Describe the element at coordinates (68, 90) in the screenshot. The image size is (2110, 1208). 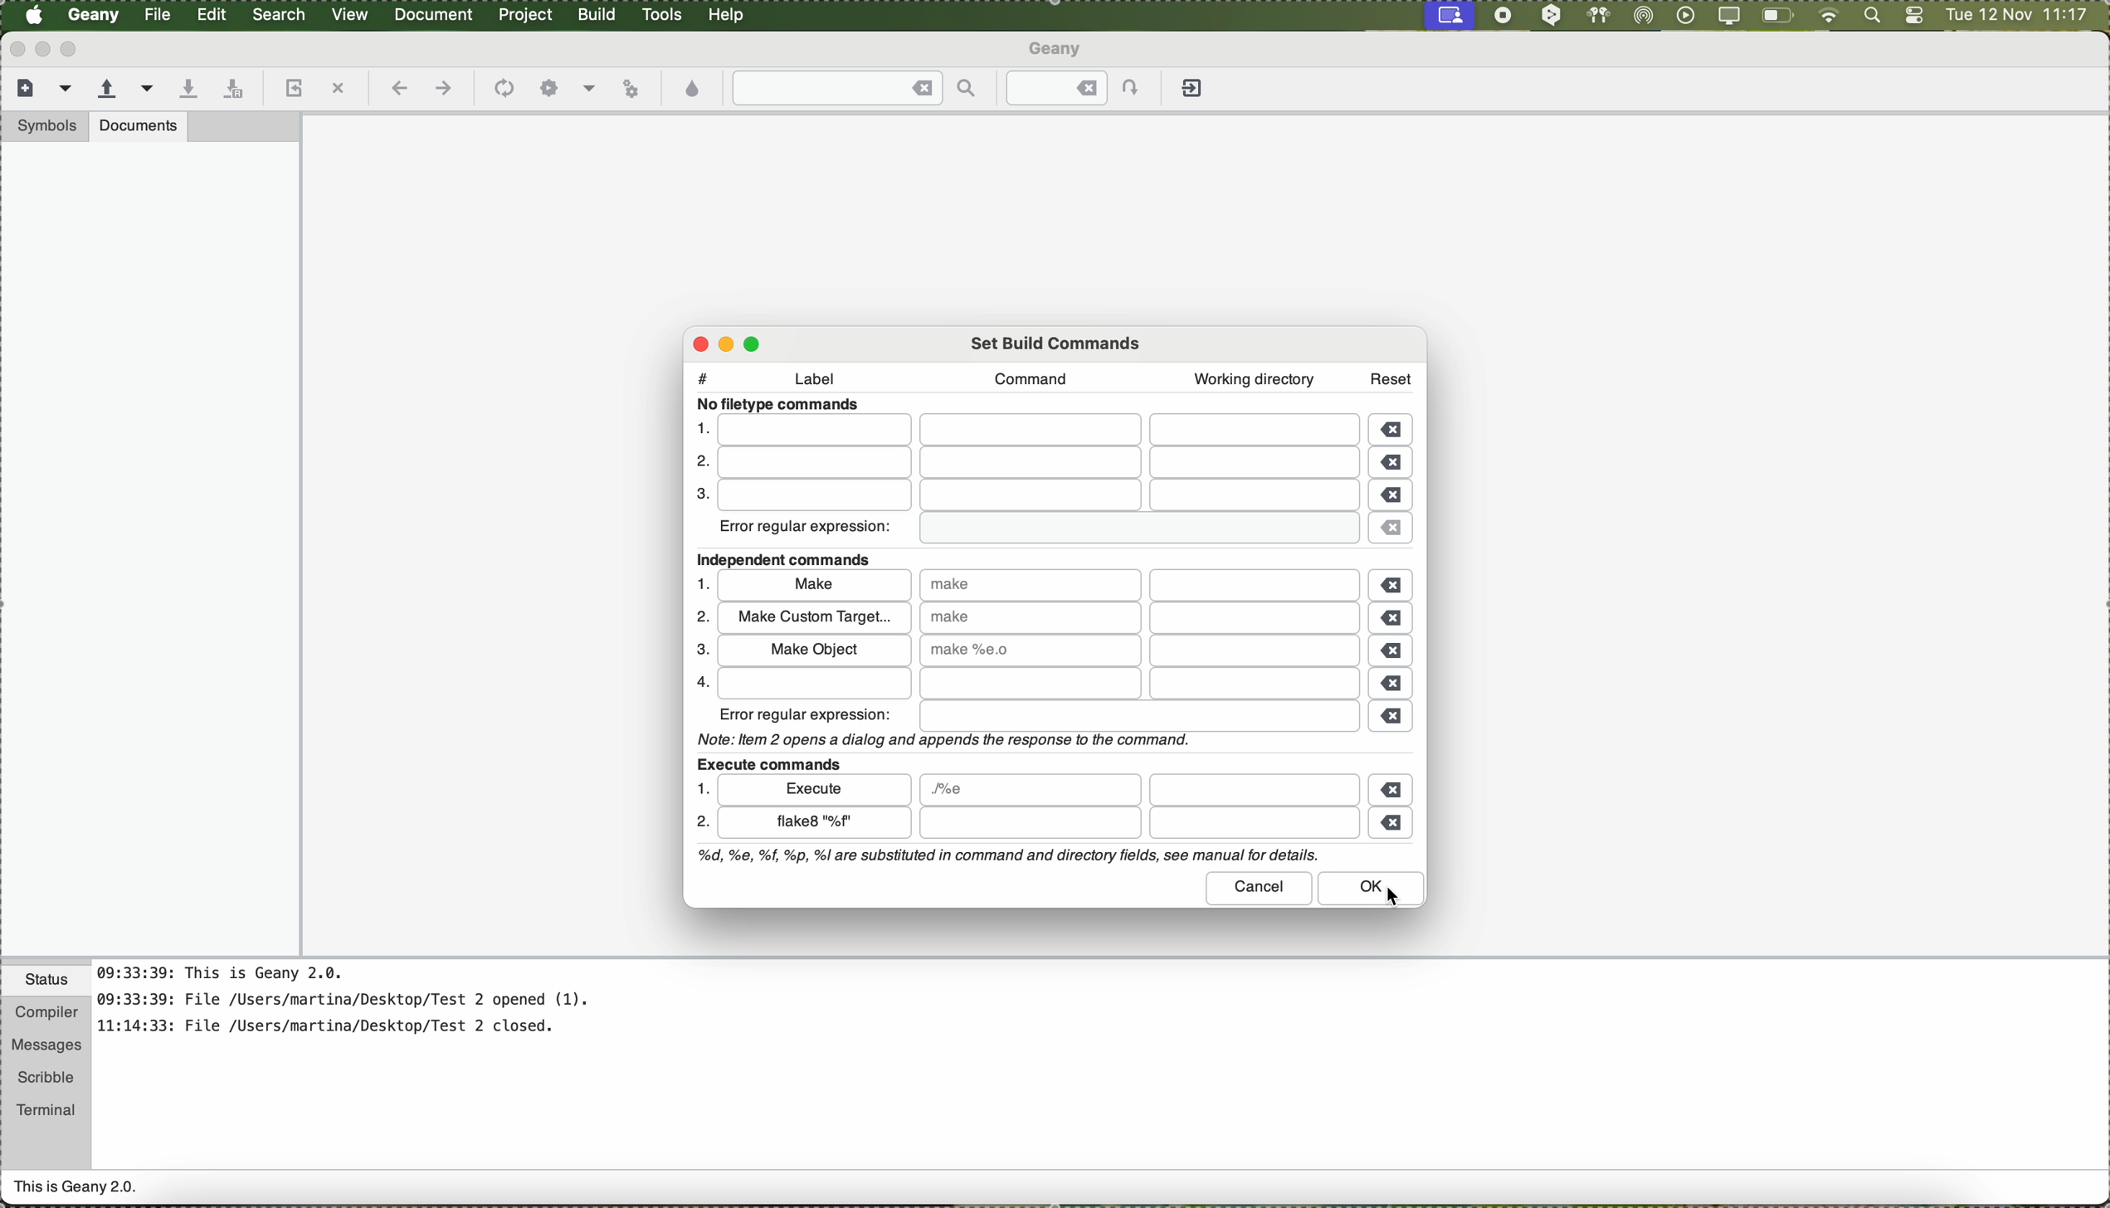
I see `create a new file from a template` at that location.